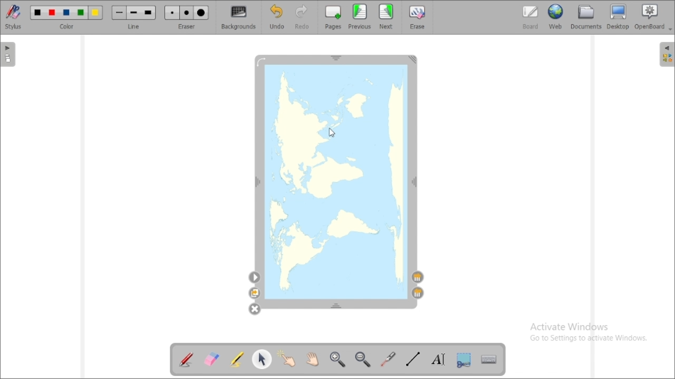 The height and width of the screenshot is (379, 675). Describe the element at coordinates (586, 17) in the screenshot. I see `documents` at that location.